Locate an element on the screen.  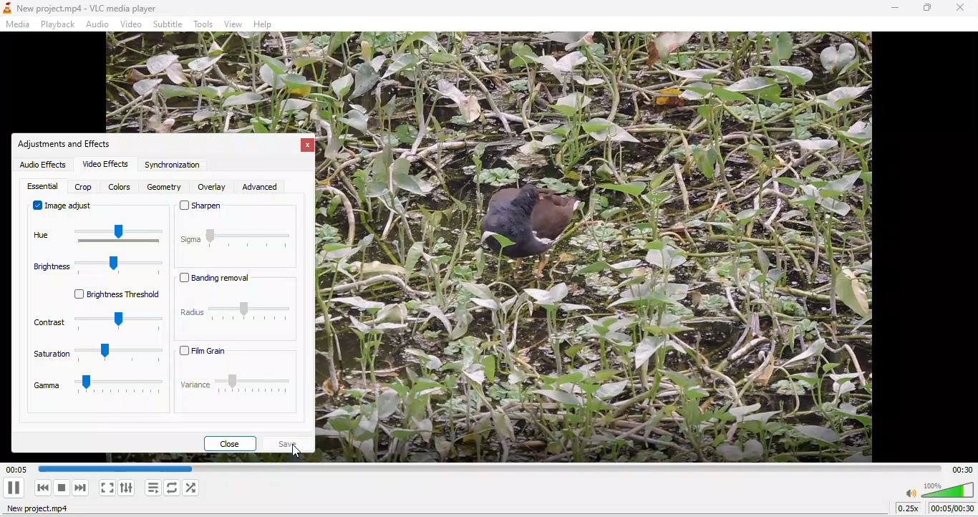
radius is located at coordinates (235, 314).